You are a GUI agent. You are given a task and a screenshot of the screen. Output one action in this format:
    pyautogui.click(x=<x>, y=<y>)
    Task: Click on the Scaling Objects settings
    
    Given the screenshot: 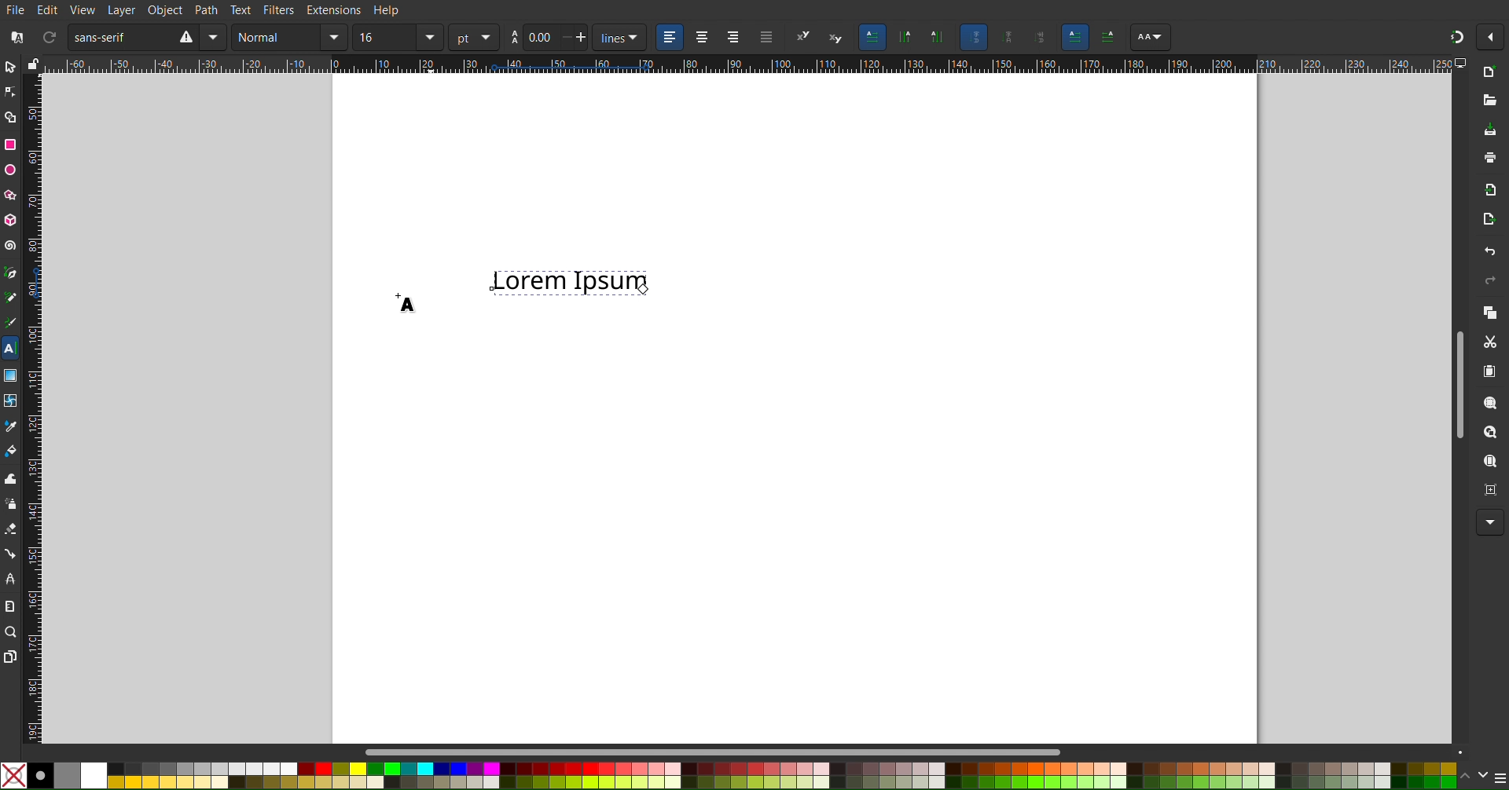 What is the action you would take?
    pyautogui.click(x=905, y=37)
    